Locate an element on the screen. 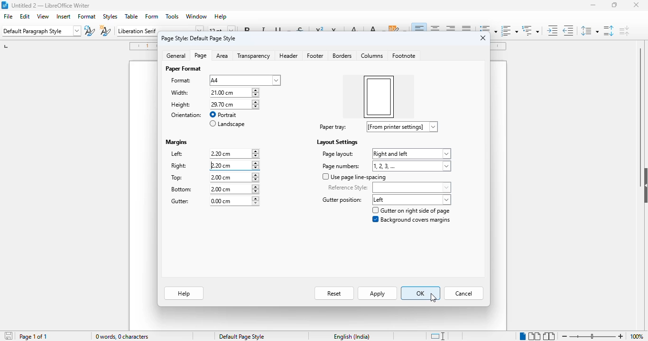 The width and height of the screenshot is (648, 341). increment or decrement  is located at coordinates (258, 201).